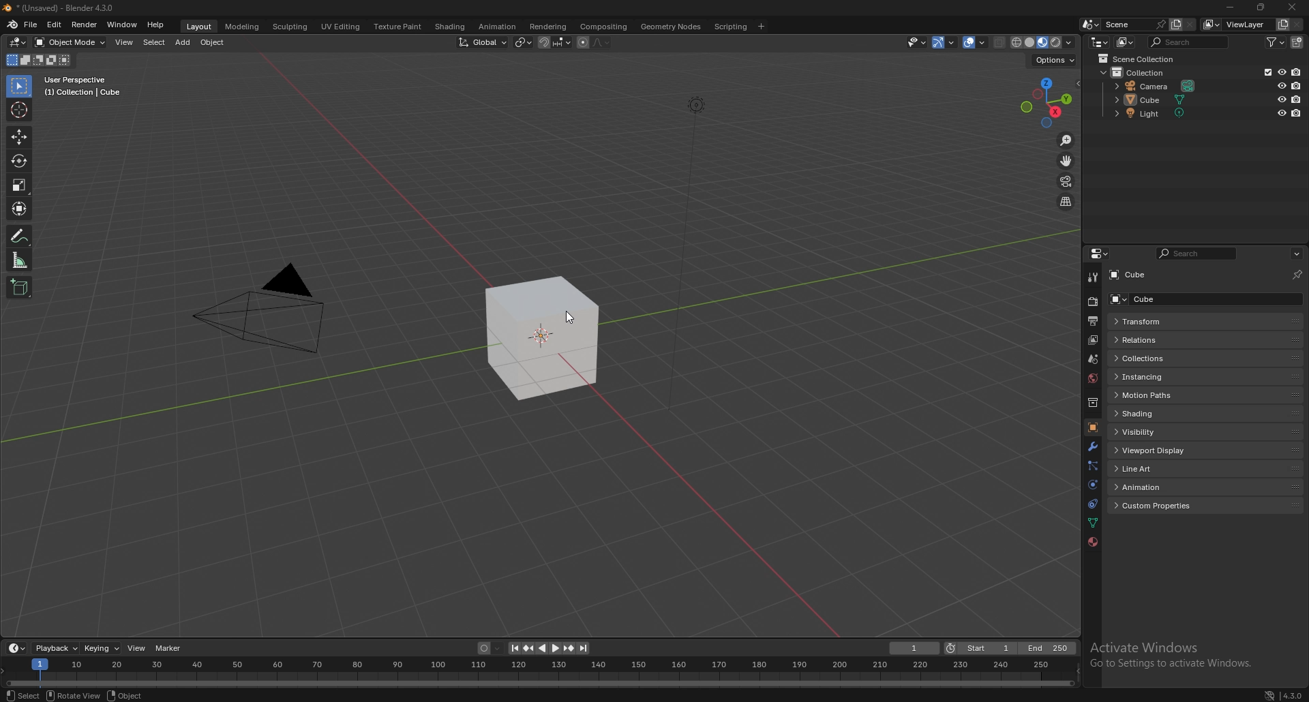 Image resolution: width=1309 pixels, height=702 pixels. Describe the element at coordinates (1133, 275) in the screenshot. I see `cube` at that location.